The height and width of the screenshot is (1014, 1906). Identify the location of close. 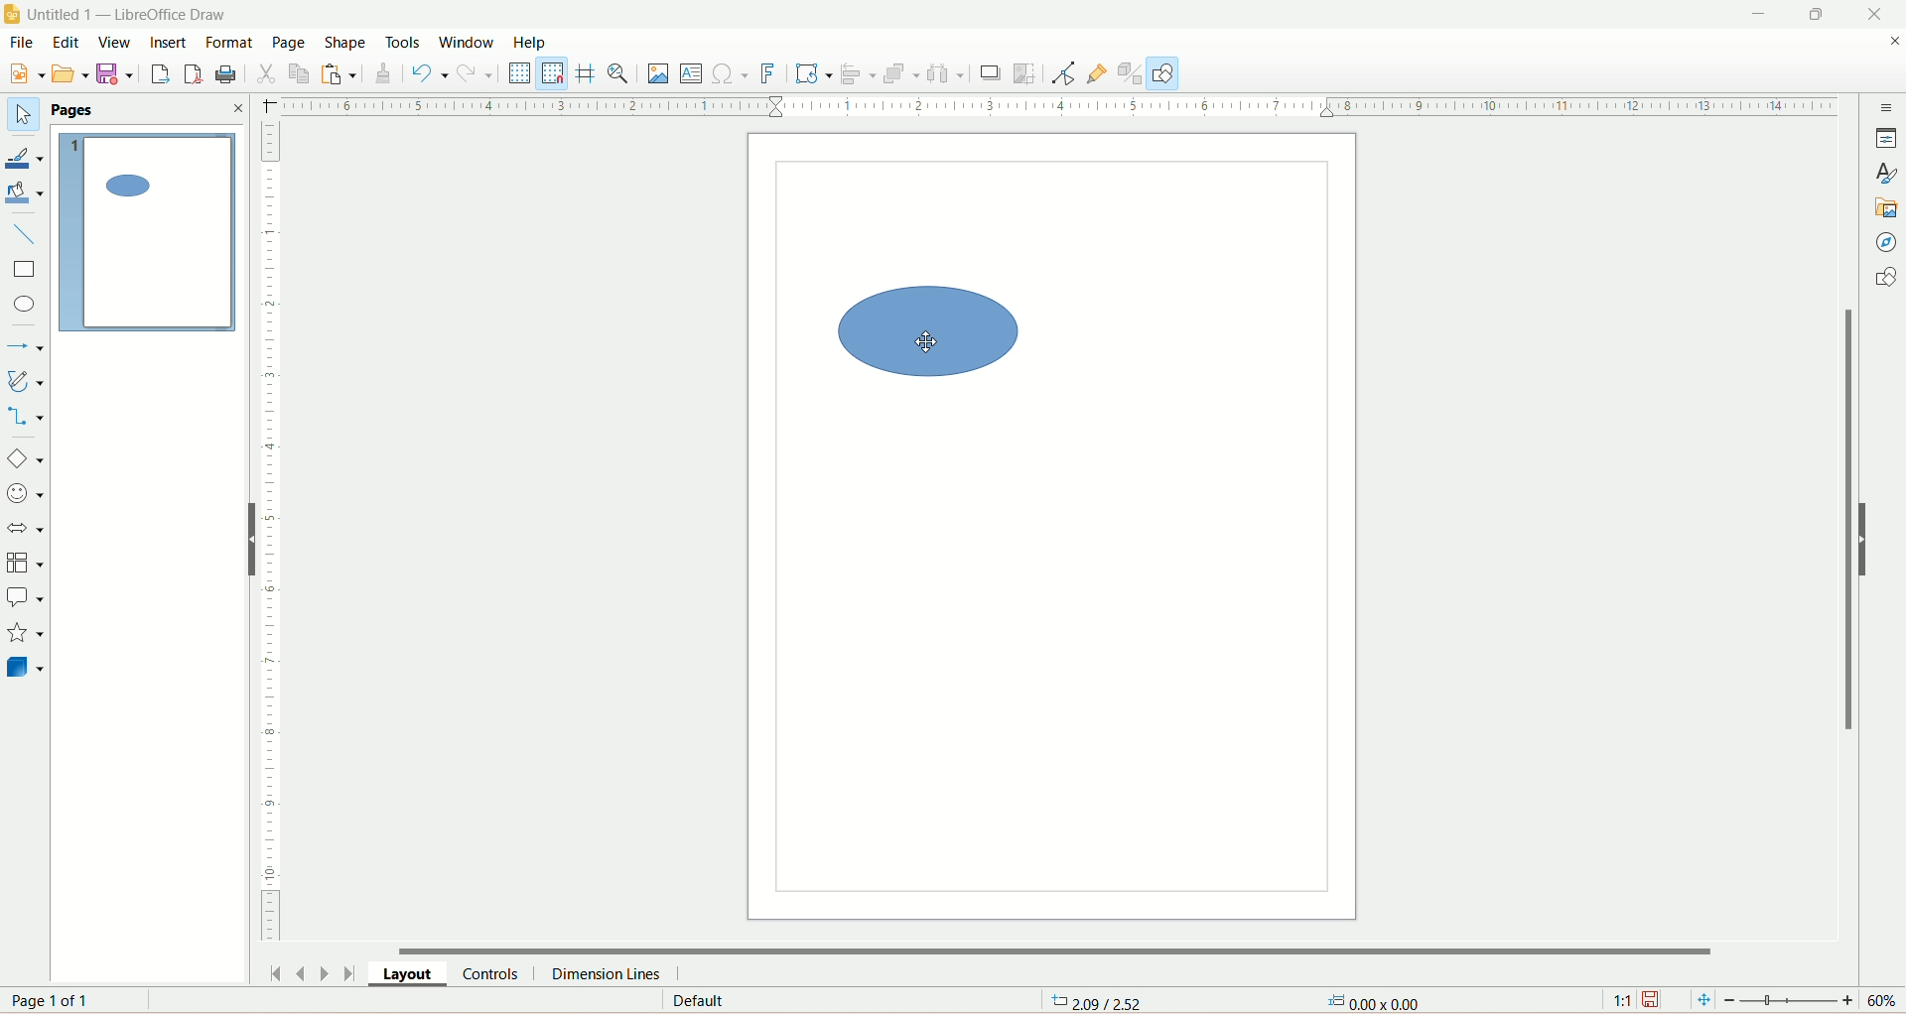
(1883, 13).